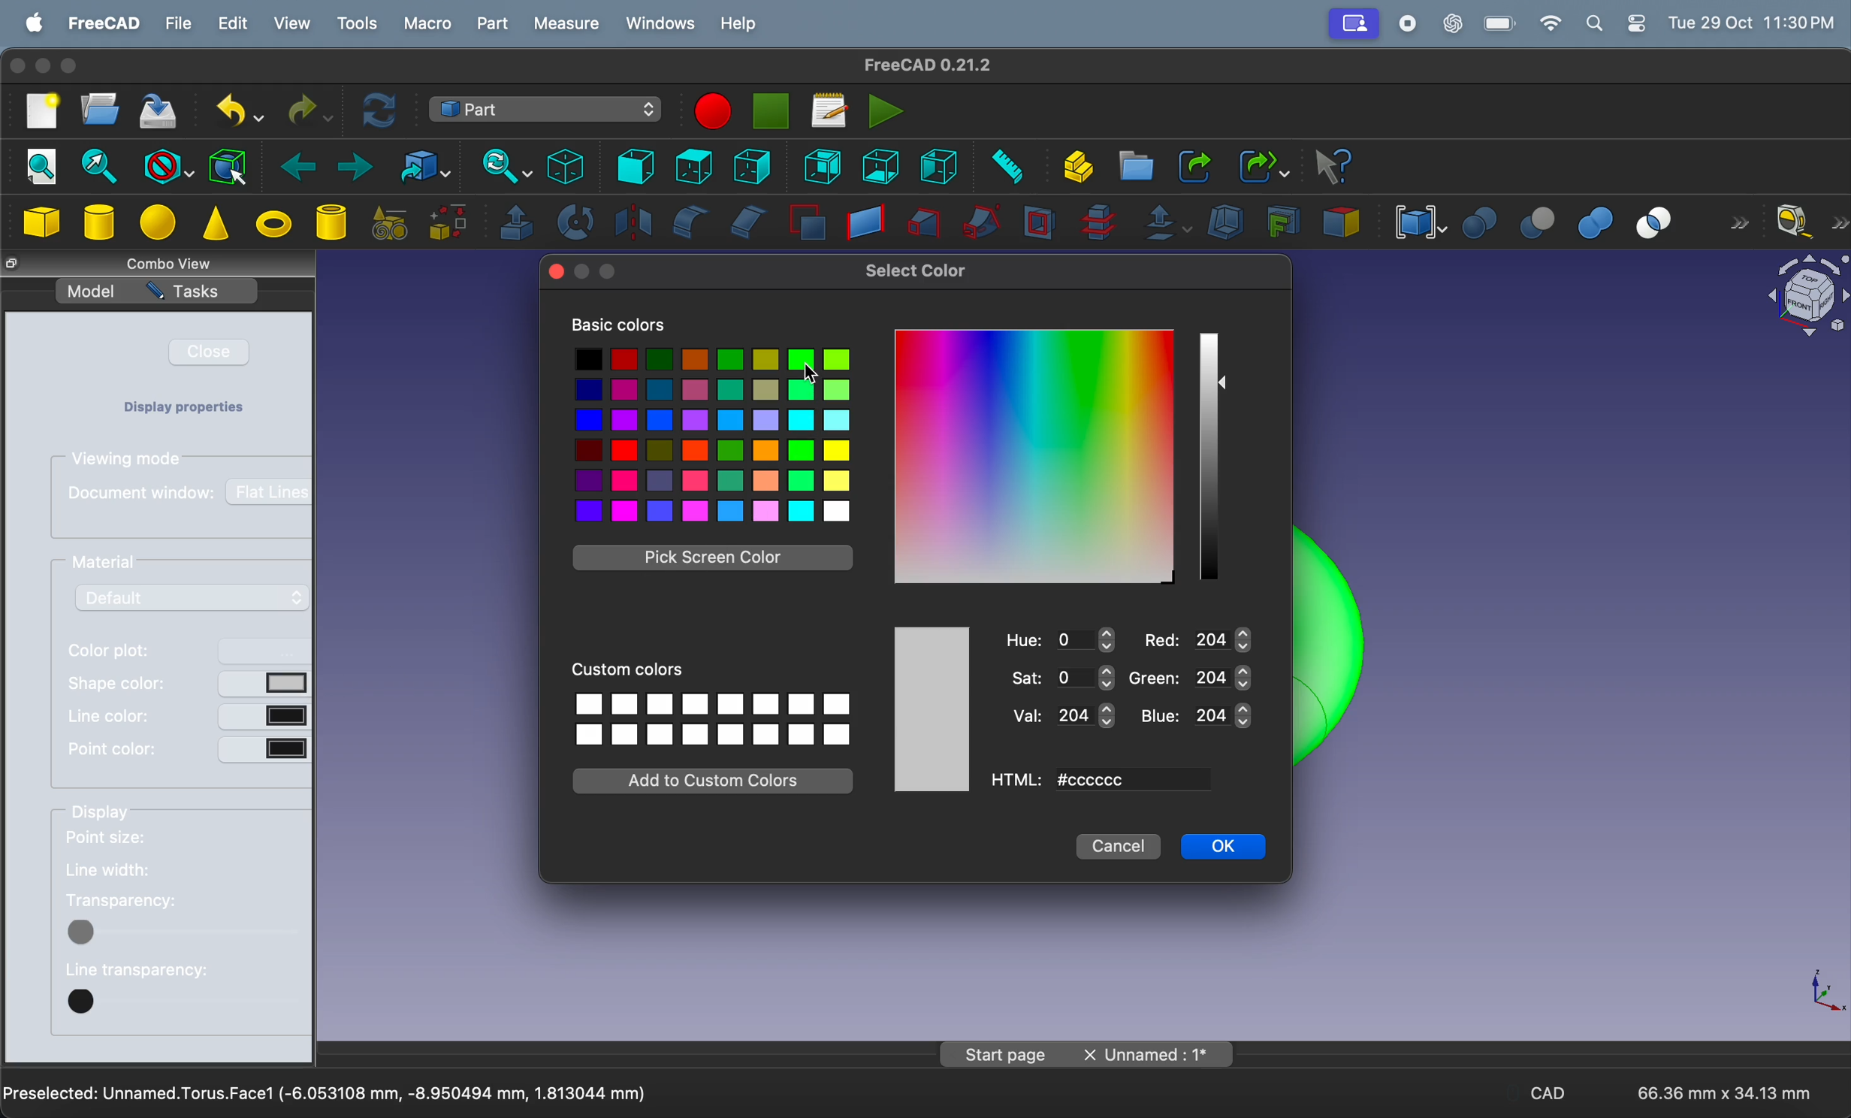 This screenshot has width=1851, height=1118. What do you see at coordinates (919, 65) in the screenshot?
I see `freeCad title` at bounding box center [919, 65].